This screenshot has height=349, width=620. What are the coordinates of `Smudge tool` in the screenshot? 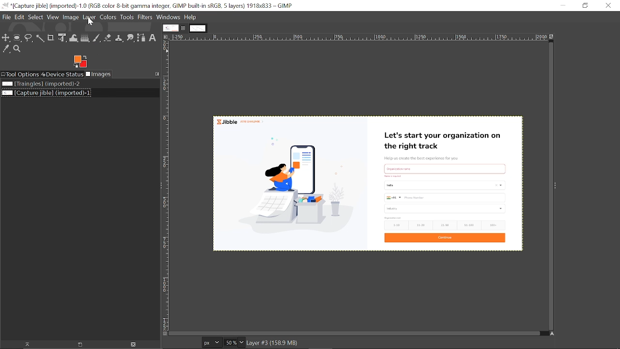 It's located at (131, 37).